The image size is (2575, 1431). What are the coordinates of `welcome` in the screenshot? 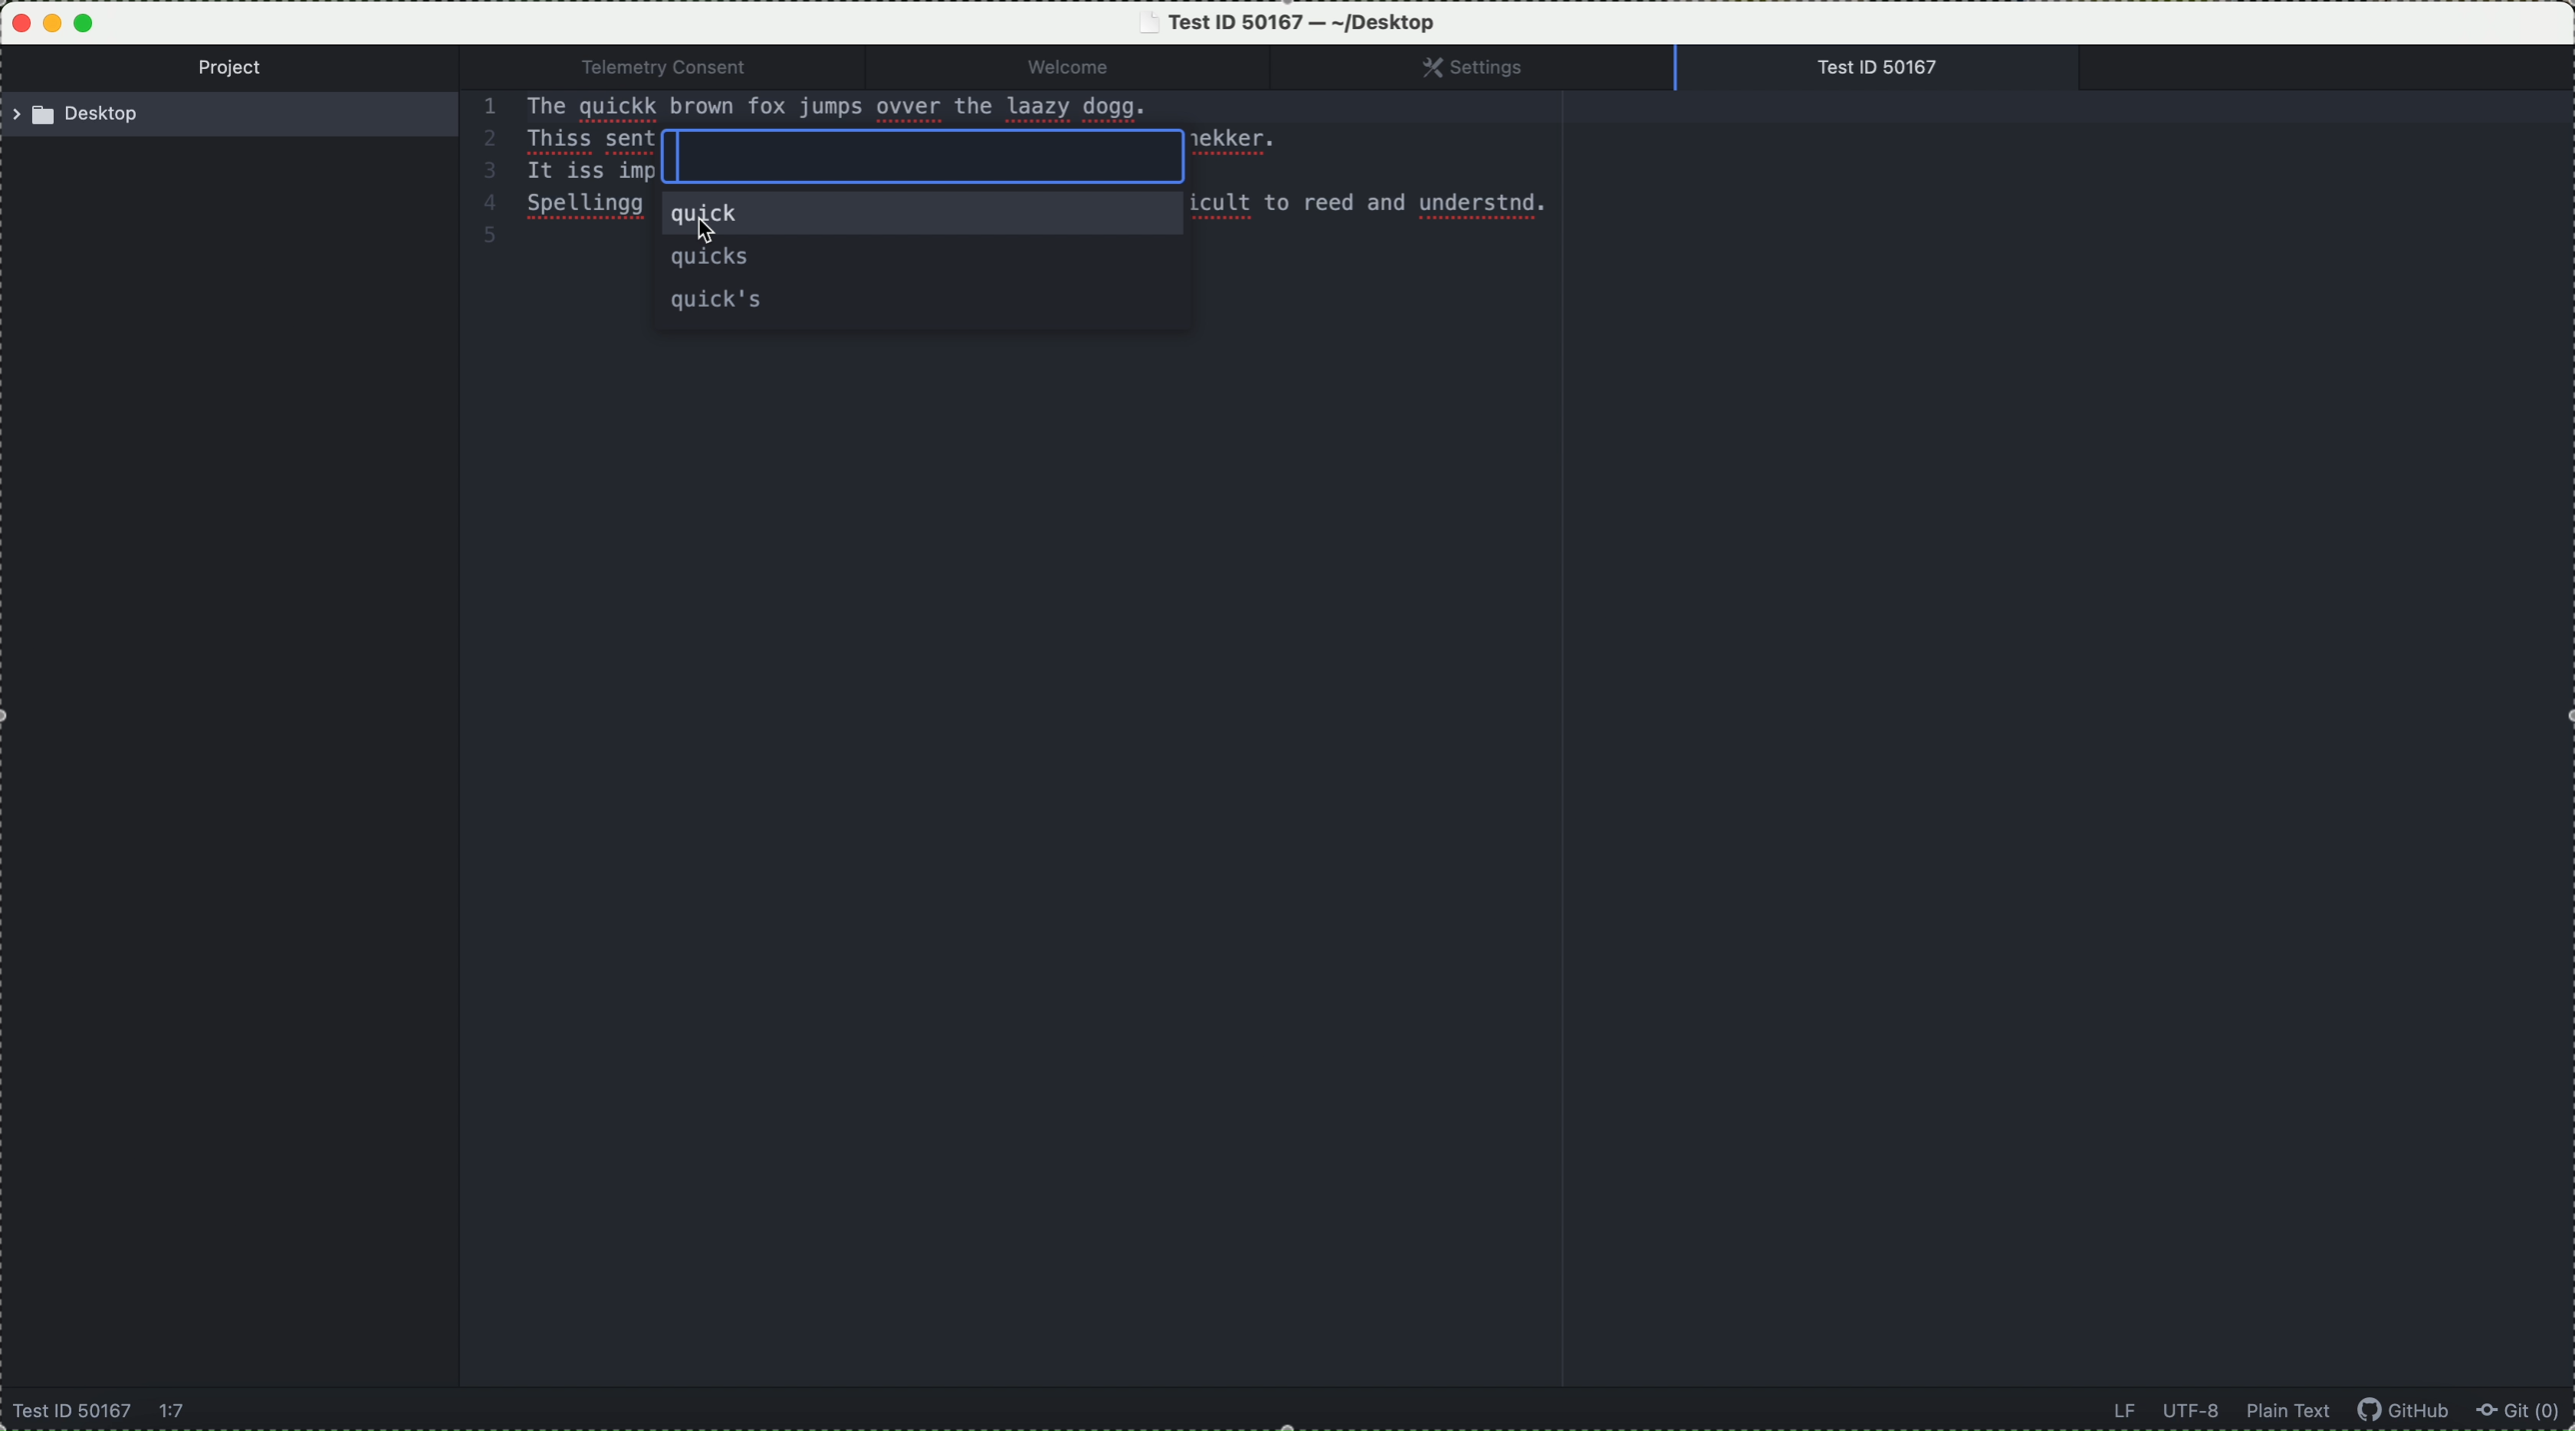 It's located at (1101, 68).